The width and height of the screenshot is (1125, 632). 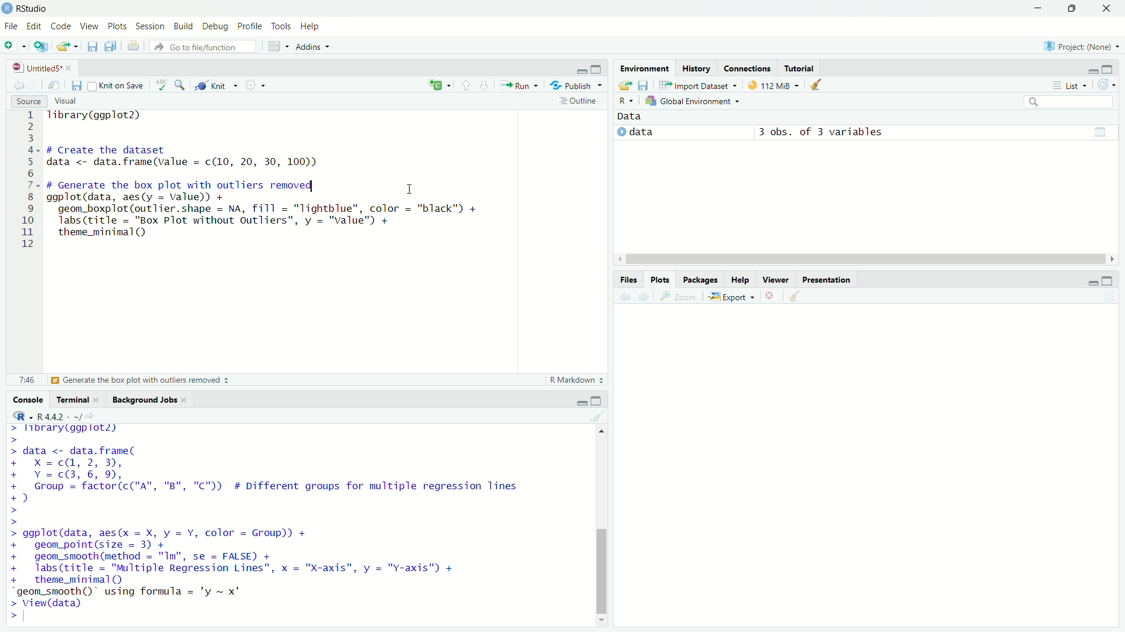 What do you see at coordinates (216, 27) in the screenshot?
I see `I Debug` at bounding box center [216, 27].